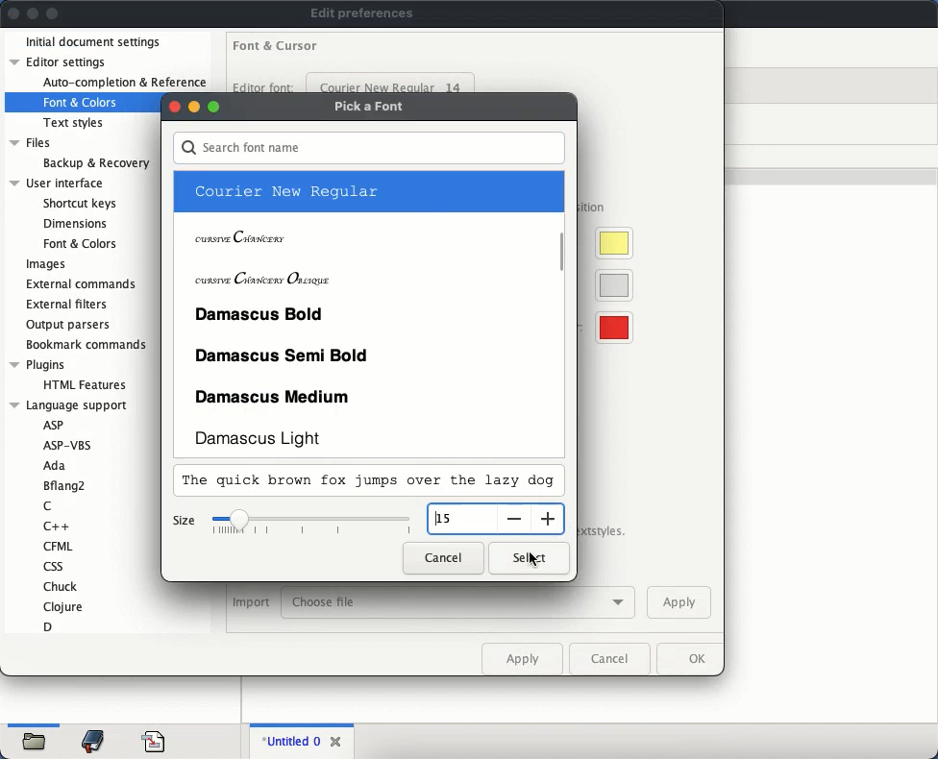 This screenshot has width=938, height=759. I want to click on maximize, so click(214, 107).